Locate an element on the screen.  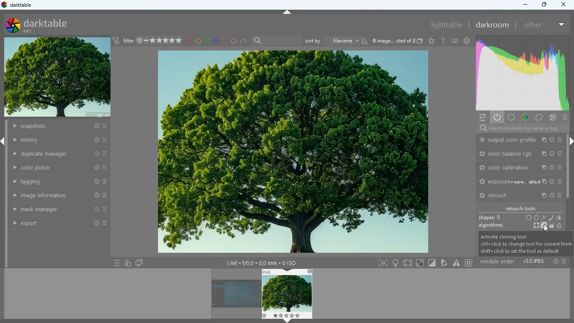
image type is located at coordinates (534, 262).